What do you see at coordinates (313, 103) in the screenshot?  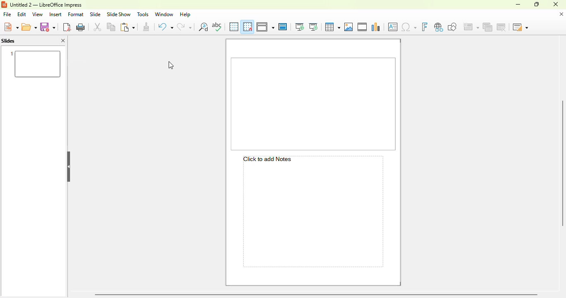 I see `slide 1` at bounding box center [313, 103].